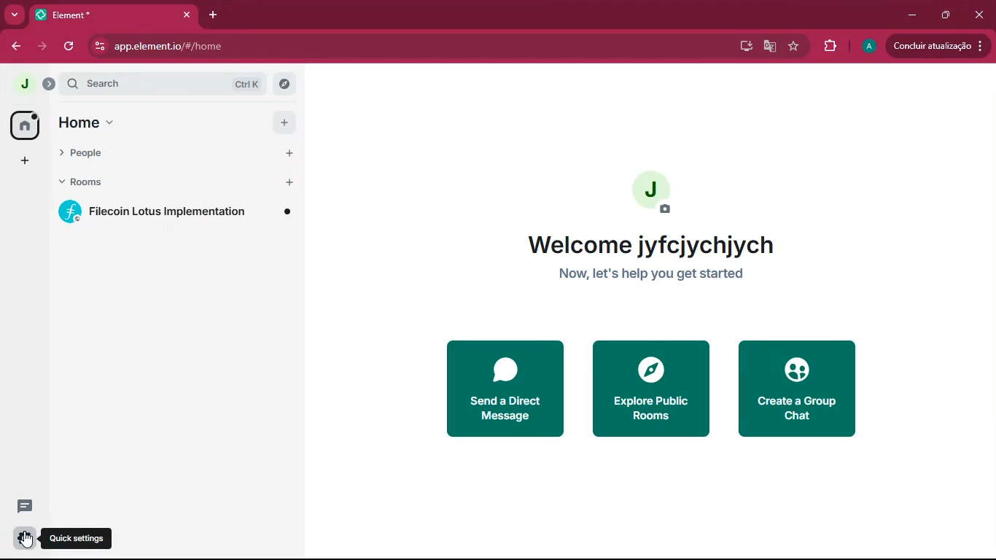 The width and height of the screenshot is (996, 560). What do you see at coordinates (867, 45) in the screenshot?
I see `profile` at bounding box center [867, 45].